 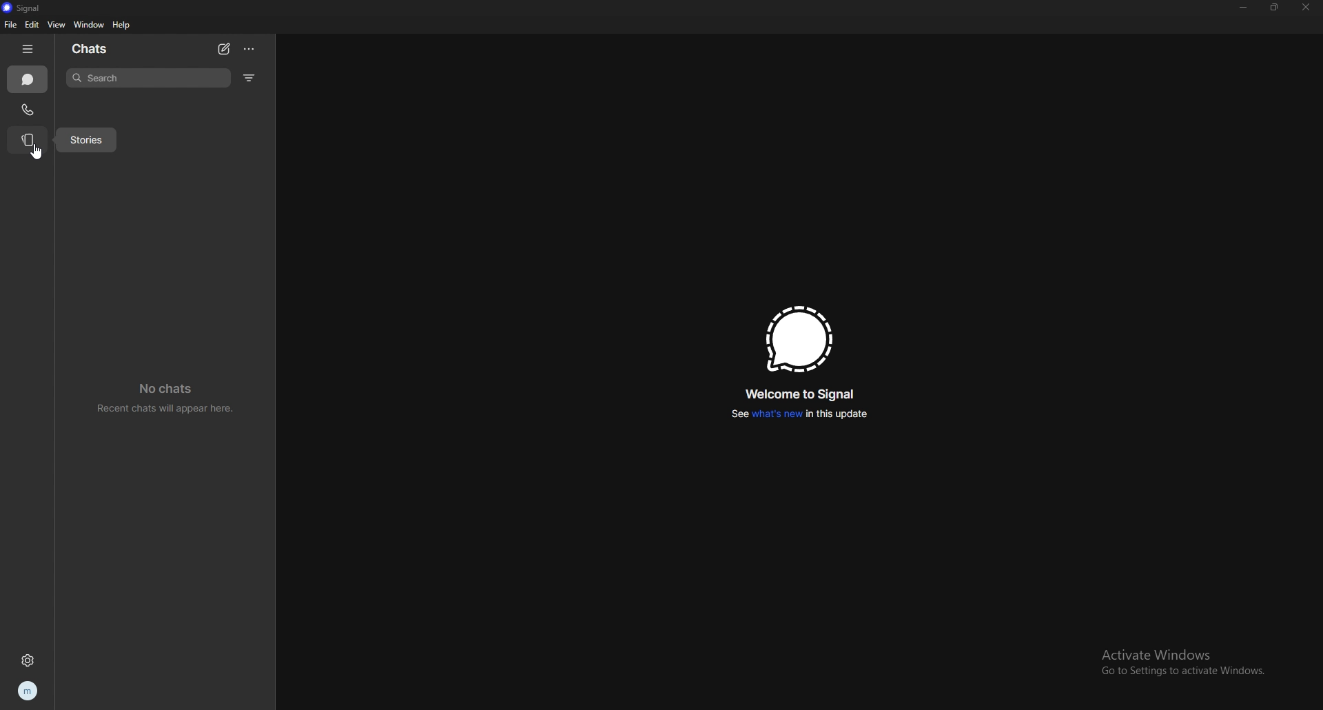 I want to click on signal, so click(x=24, y=8).